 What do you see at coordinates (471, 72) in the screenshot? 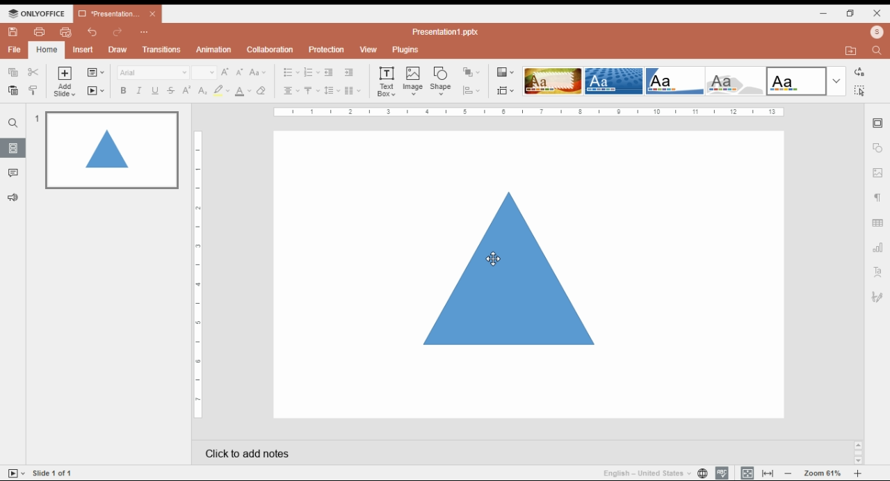
I see `arrange objects` at bounding box center [471, 72].